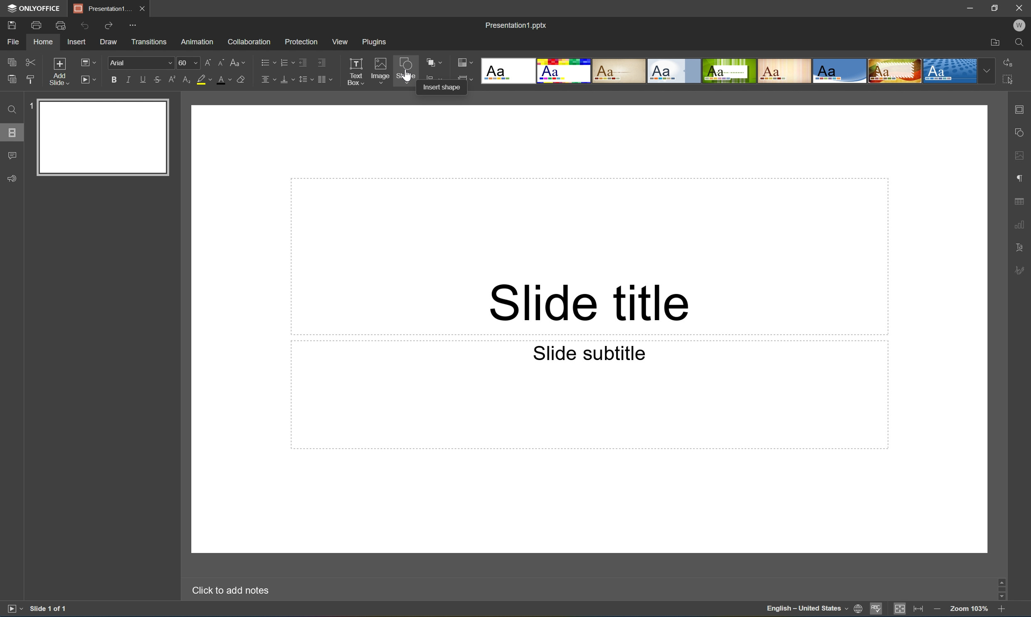  Describe the element at coordinates (408, 77) in the screenshot. I see `cursor` at that location.